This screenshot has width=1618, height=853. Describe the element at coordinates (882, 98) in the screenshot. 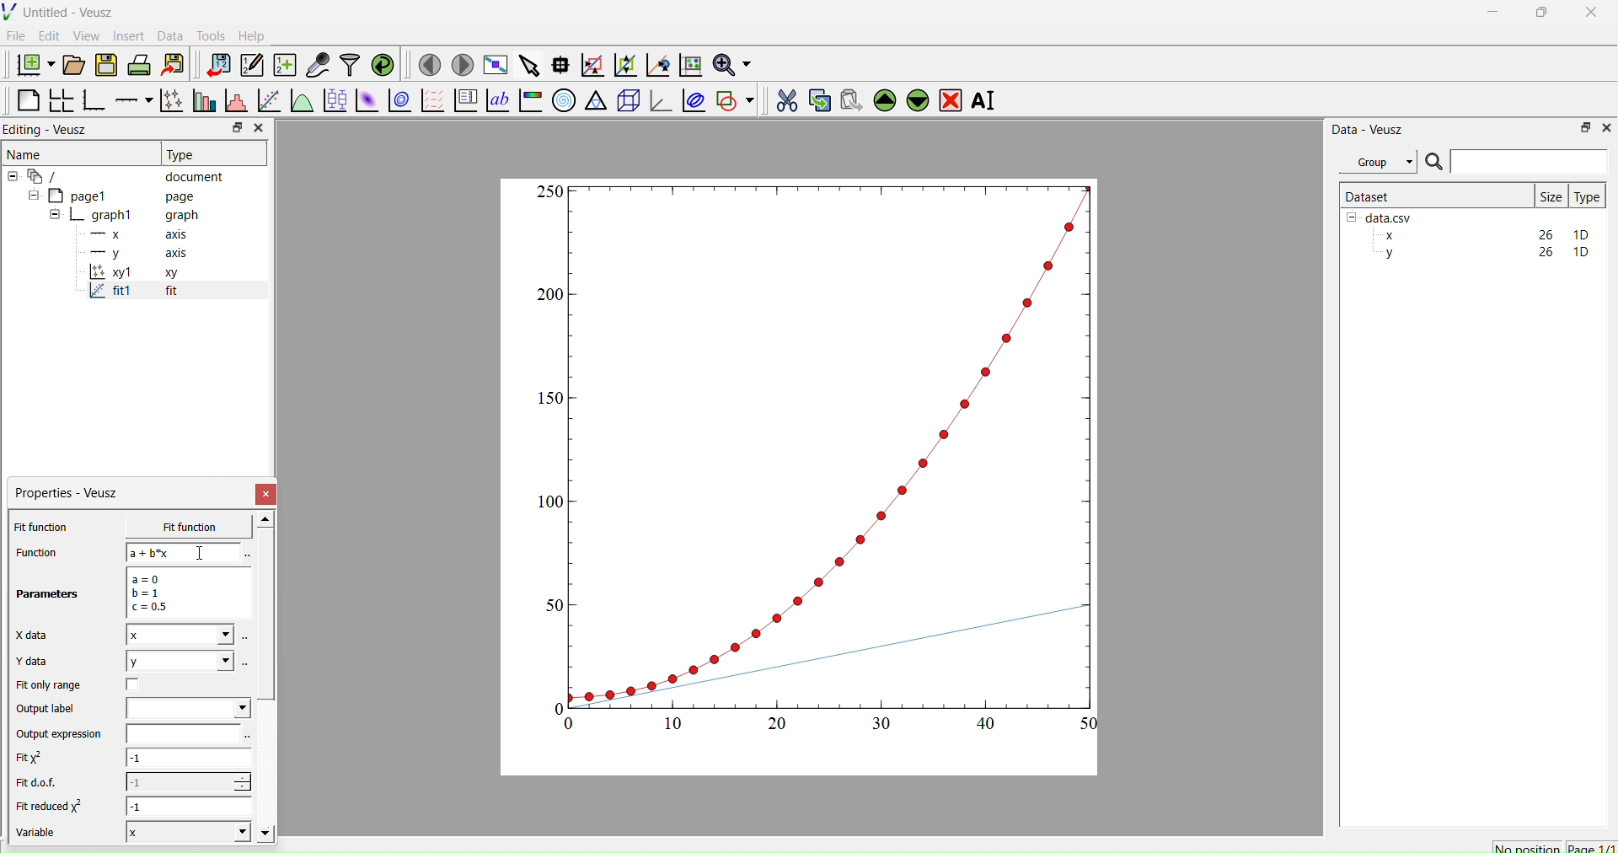

I see `Up` at that location.